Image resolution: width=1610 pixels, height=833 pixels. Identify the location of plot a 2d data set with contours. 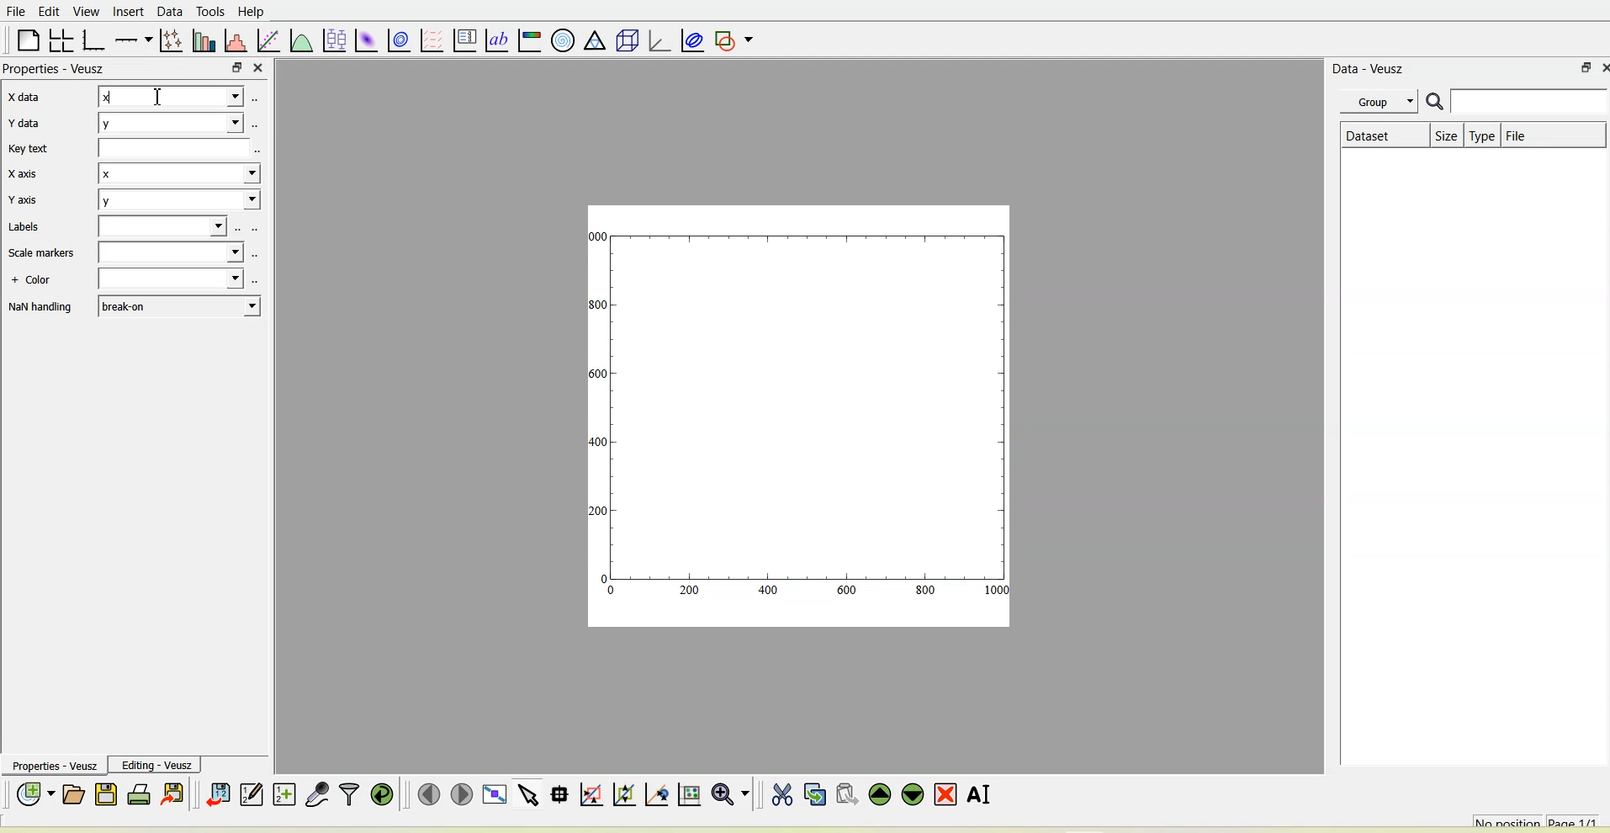
(398, 40).